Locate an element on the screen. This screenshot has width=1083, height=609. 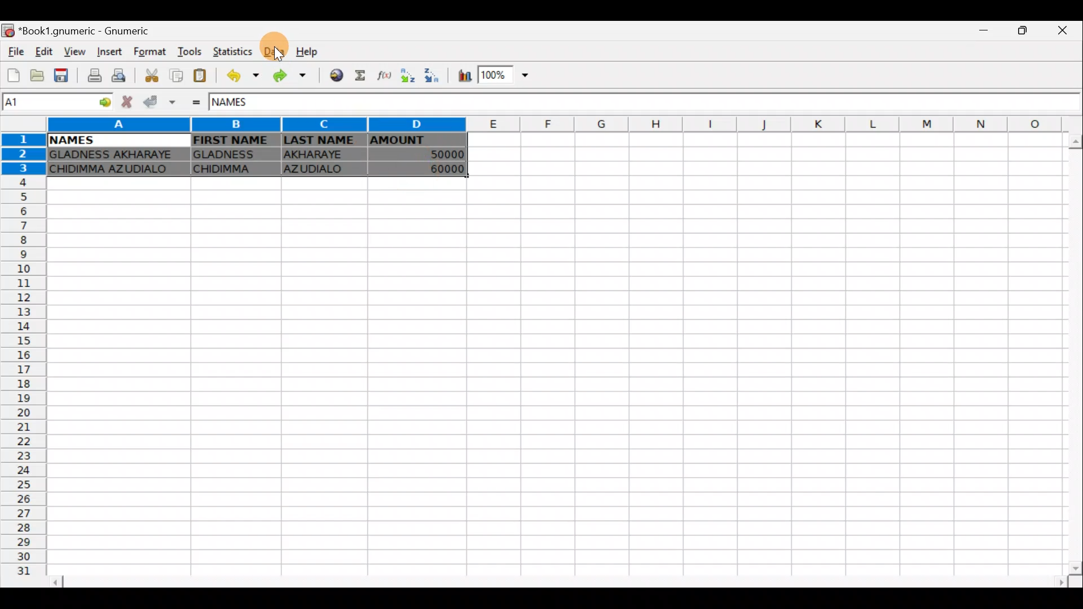
Rows is located at coordinates (21, 361).